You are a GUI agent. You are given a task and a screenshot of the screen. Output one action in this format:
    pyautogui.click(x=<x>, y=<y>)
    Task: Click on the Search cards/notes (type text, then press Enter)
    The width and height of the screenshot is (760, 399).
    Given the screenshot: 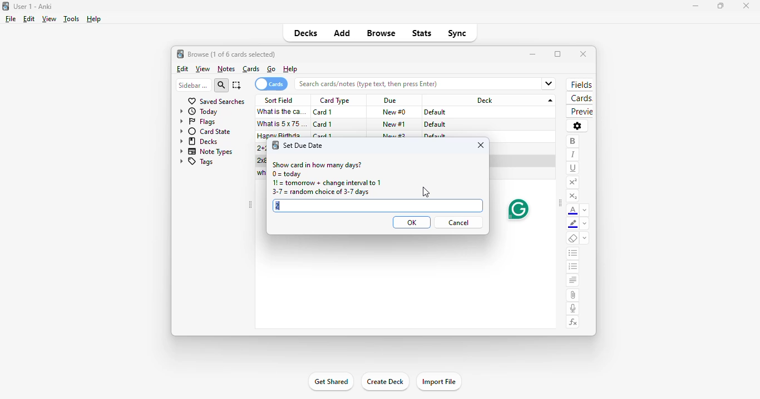 What is the action you would take?
    pyautogui.click(x=428, y=84)
    